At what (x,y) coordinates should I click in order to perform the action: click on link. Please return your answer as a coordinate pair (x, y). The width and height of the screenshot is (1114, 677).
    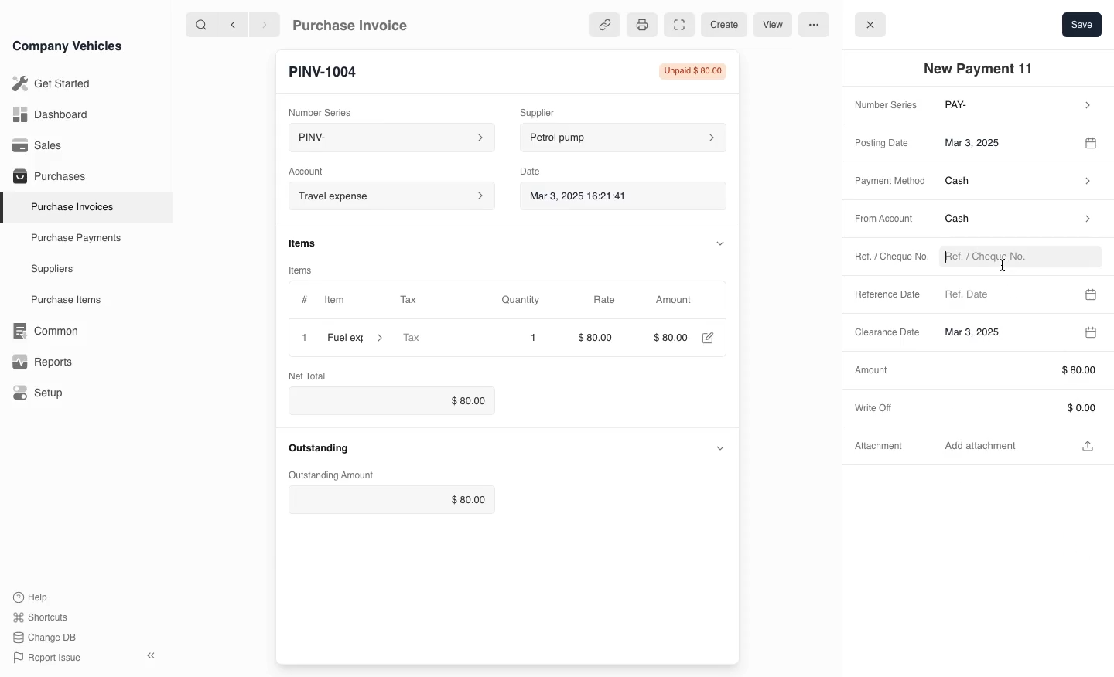
    Looking at the image, I should click on (602, 25).